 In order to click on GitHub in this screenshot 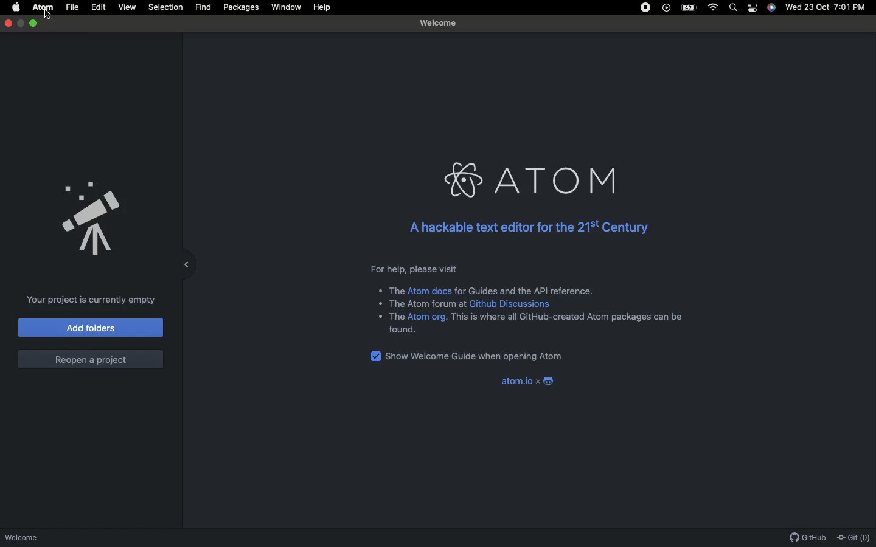, I will do `click(805, 538)`.